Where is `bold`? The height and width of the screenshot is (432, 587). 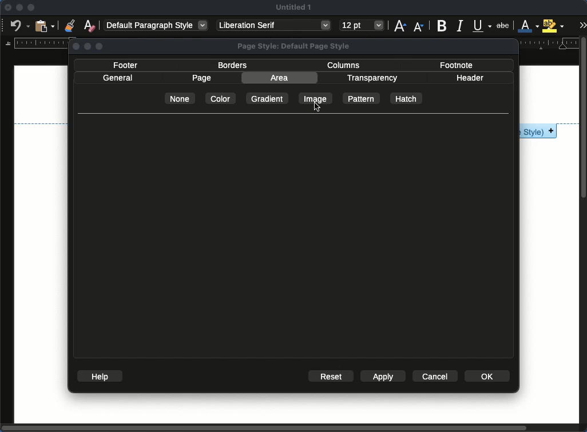 bold is located at coordinates (442, 25).